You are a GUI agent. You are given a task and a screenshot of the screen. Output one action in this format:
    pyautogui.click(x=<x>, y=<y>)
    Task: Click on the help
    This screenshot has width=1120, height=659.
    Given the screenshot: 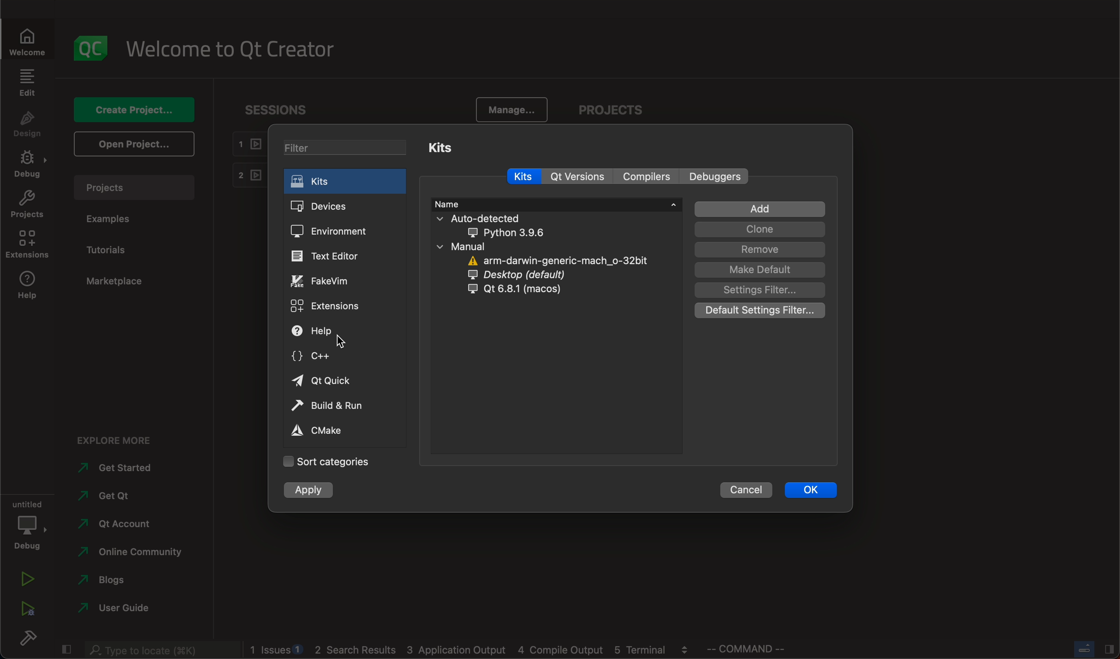 What is the action you would take?
    pyautogui.click(x=323, y=331)
    